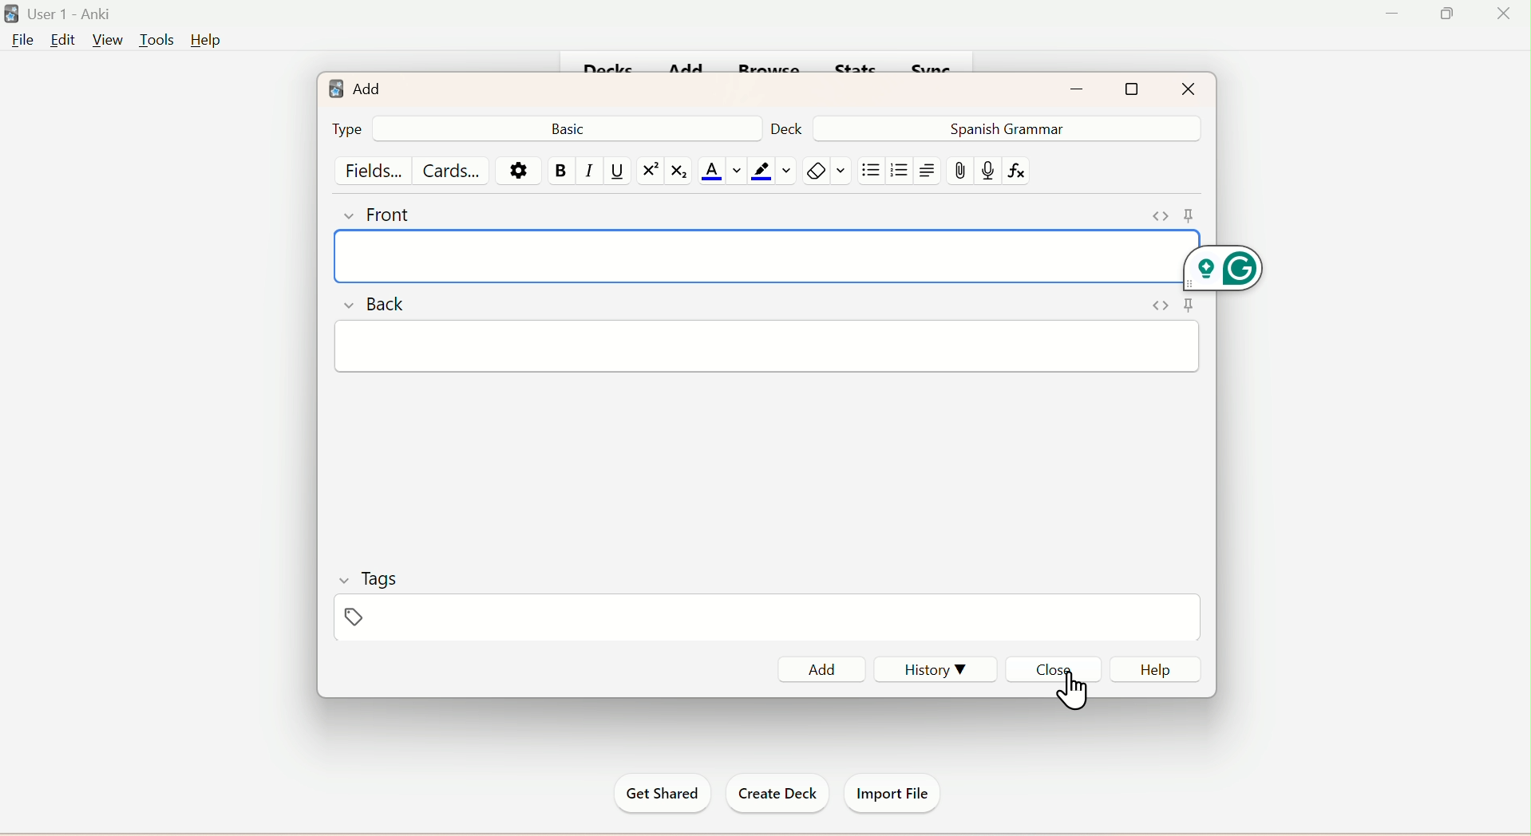 Image resolution: width=1531 pixels, height=836 pixels. What do you see at coordinates (61, 41) in the screenshot?
I see `Edit` at bounding box center [61, 41].